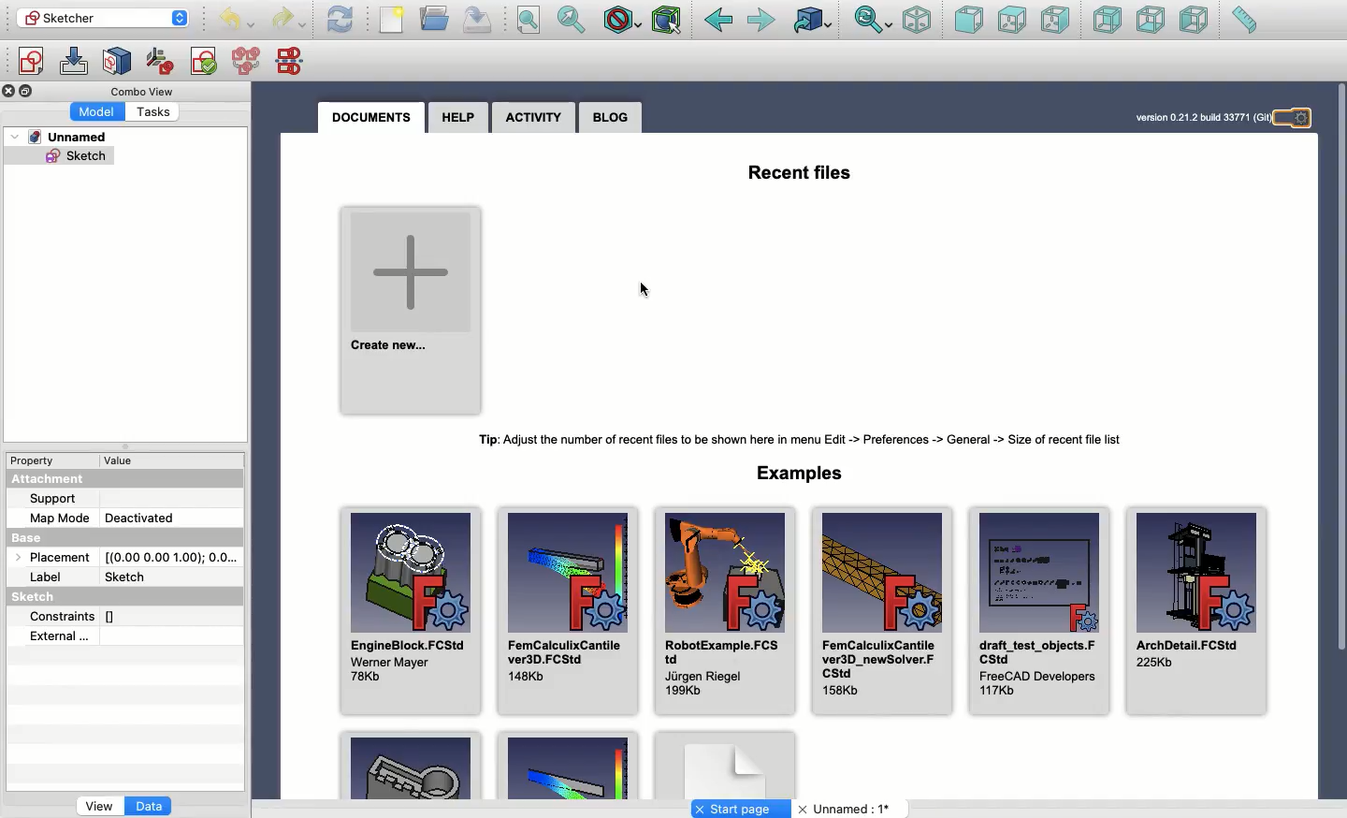 The width and height of the screenshot is (1347, 818). Describe the element at coordinates (566, 767) in the screenshot. I see `Example 2` at that location.